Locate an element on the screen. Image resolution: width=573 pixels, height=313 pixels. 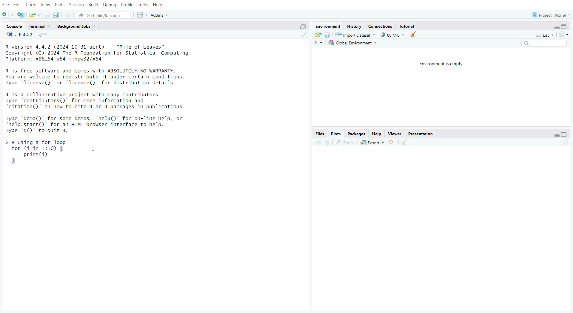
environment is located at coordinates (328, 27).